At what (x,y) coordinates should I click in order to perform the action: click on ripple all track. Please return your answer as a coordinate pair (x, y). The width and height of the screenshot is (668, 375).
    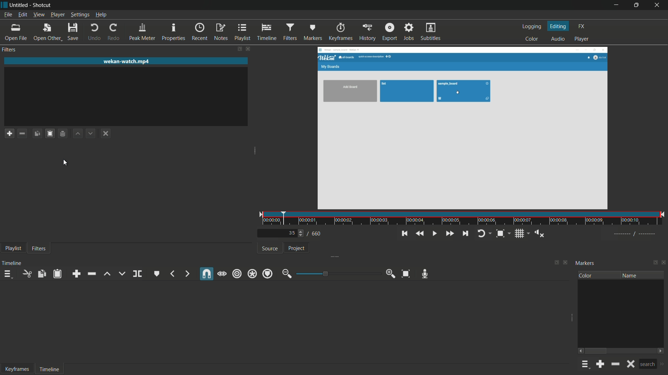
    Looking at the image, I should click on (252, 274).